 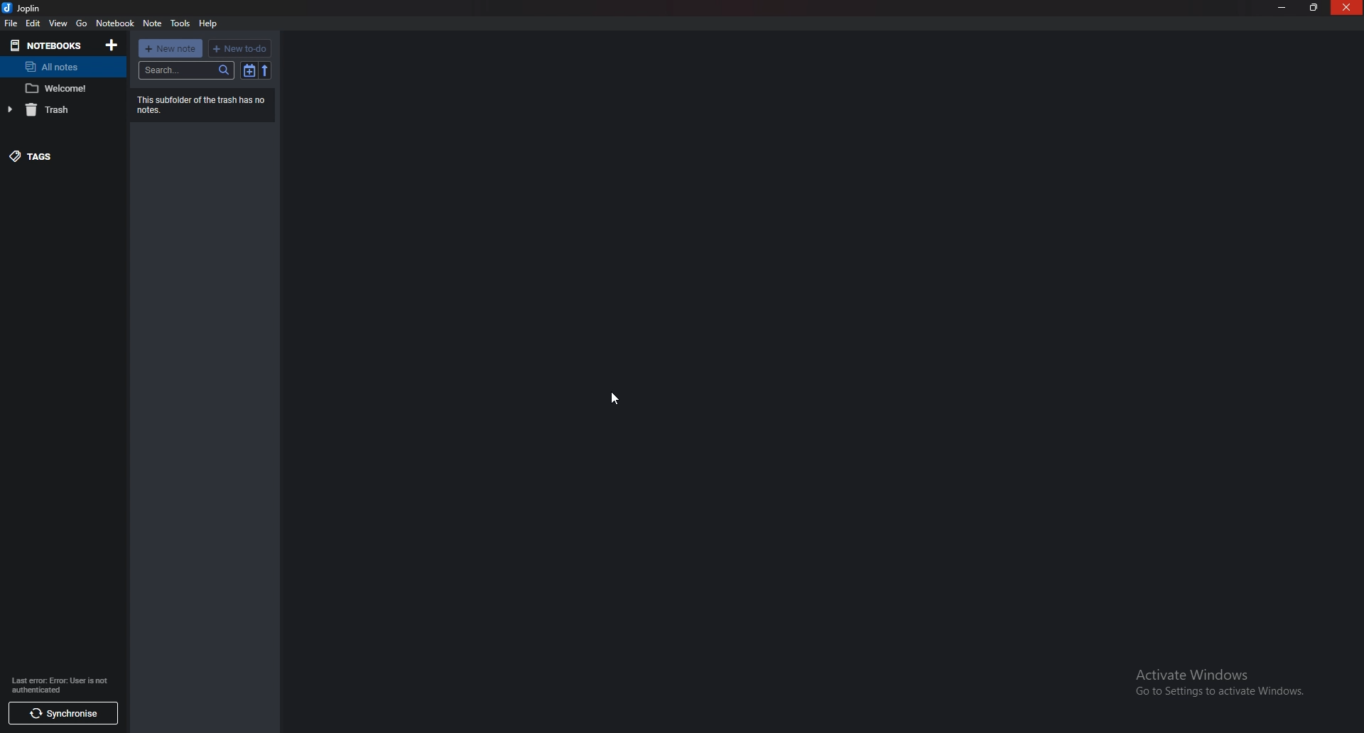 I want to click on Synchronize, so click(x=65, y=714).